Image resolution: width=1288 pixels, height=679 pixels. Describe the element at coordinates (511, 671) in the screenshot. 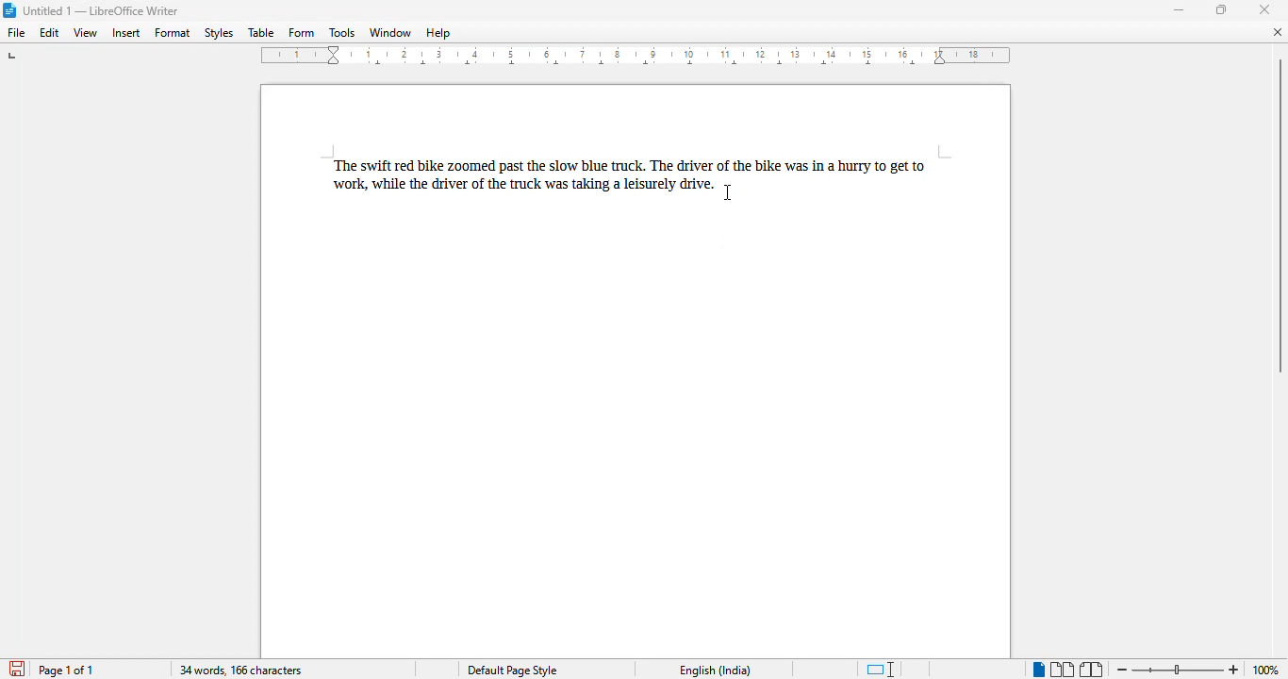

I see `Default page style` at that location.